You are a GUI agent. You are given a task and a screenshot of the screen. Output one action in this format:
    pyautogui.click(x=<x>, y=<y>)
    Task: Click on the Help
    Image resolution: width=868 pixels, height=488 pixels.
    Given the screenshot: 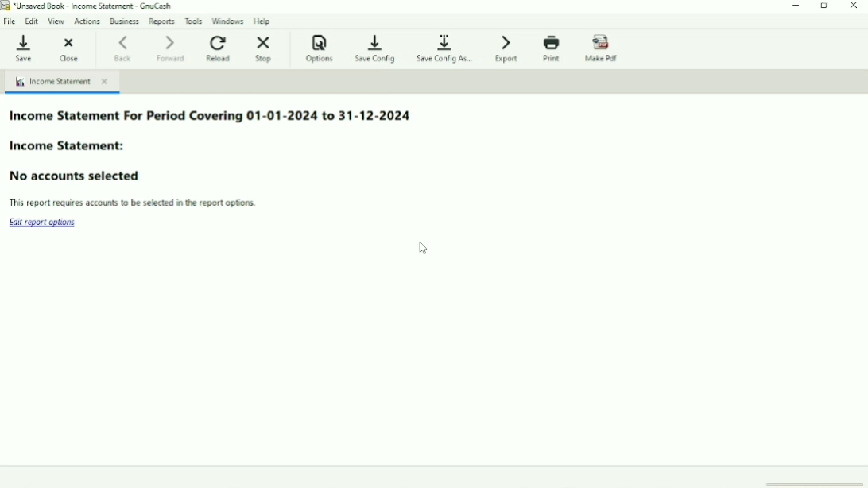 What is the action you would take?
    pyautogui.click(x=263, y=21)
    